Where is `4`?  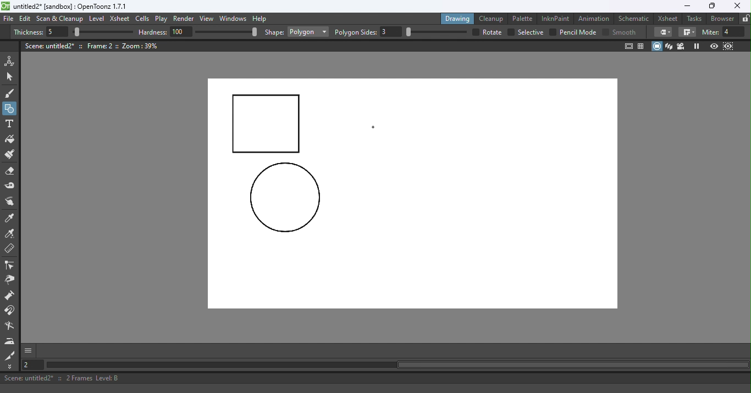
4 is located at coordinates (734, 32).